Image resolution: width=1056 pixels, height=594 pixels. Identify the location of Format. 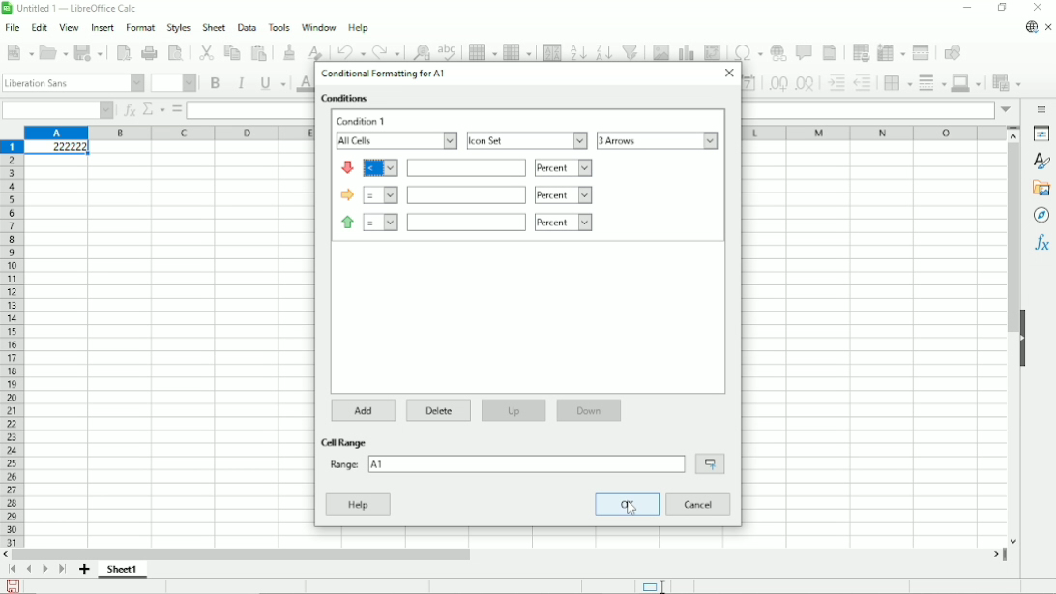
(140, 28).